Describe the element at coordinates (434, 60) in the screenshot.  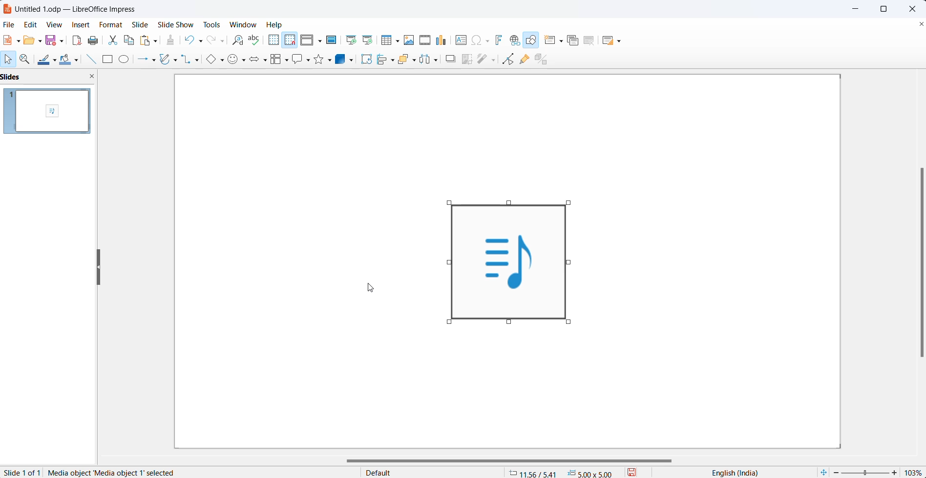
I see `select at least 3 objects to distribute` at that location.